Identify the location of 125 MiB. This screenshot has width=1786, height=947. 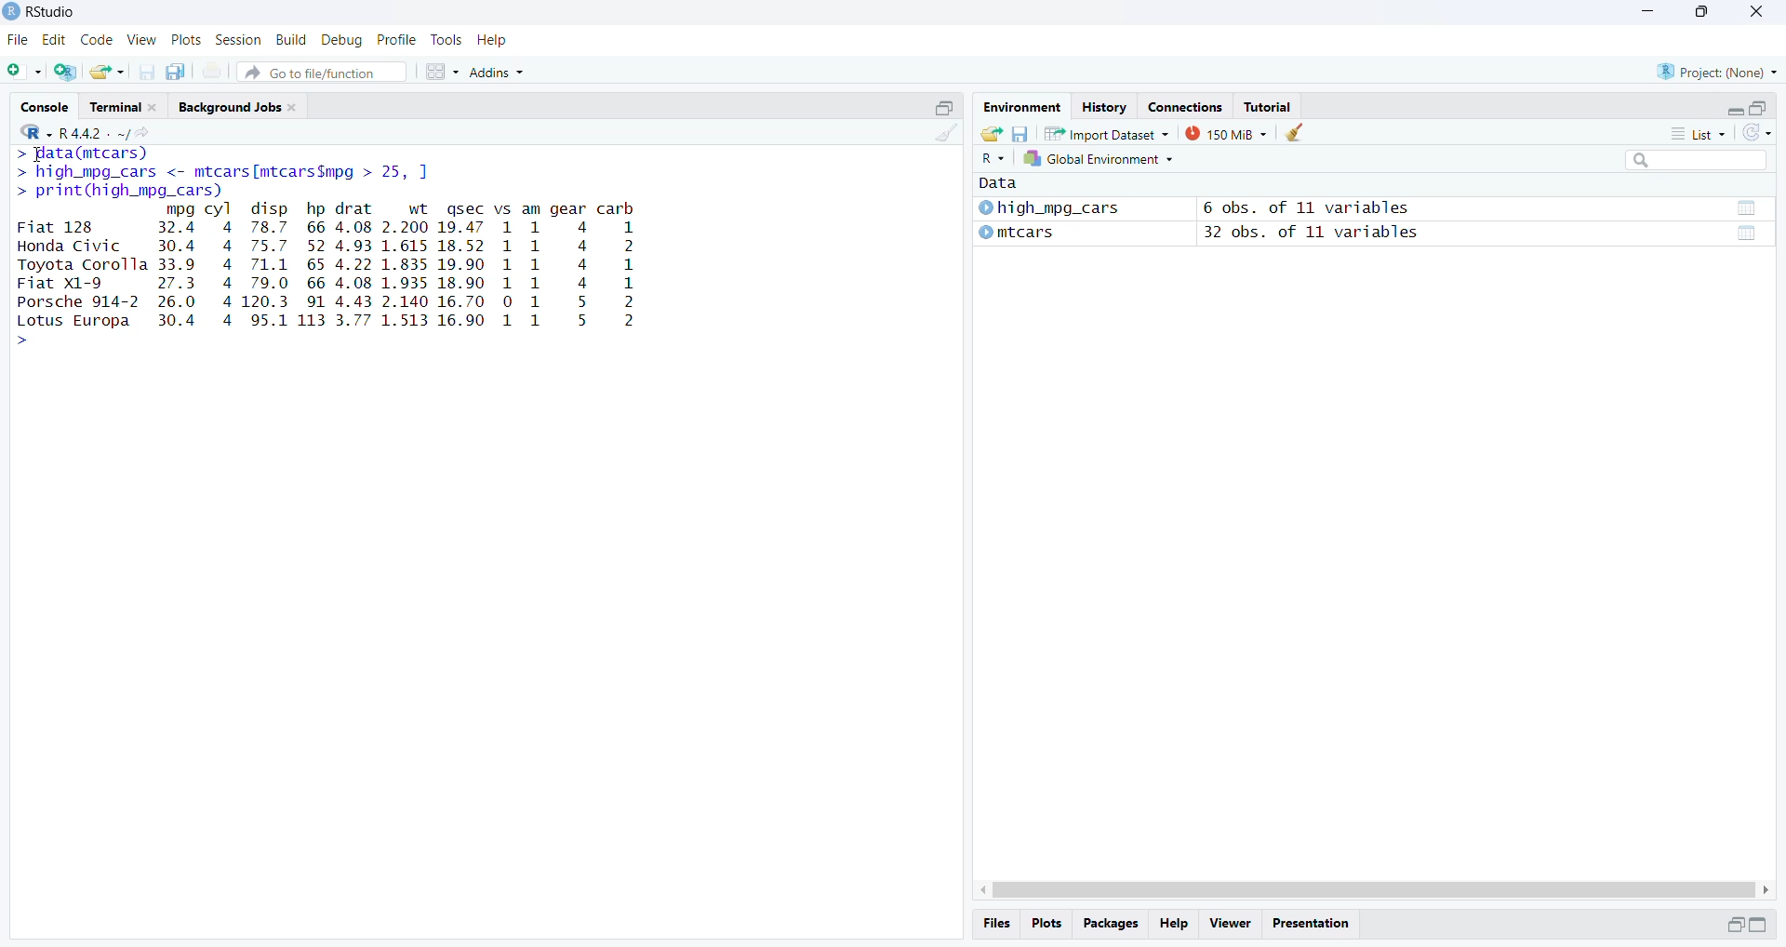
(1224, 134).